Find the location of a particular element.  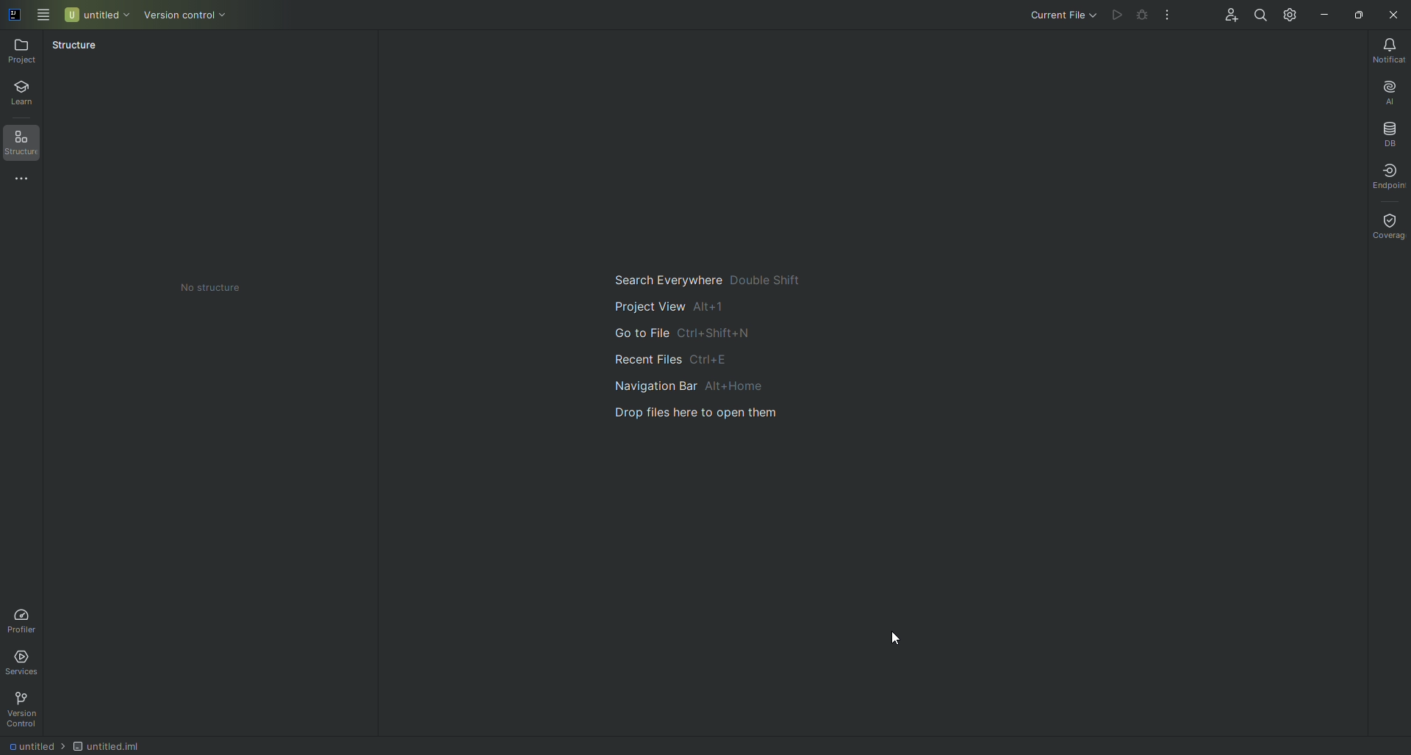

go to file is located at coordinates (711, 335).